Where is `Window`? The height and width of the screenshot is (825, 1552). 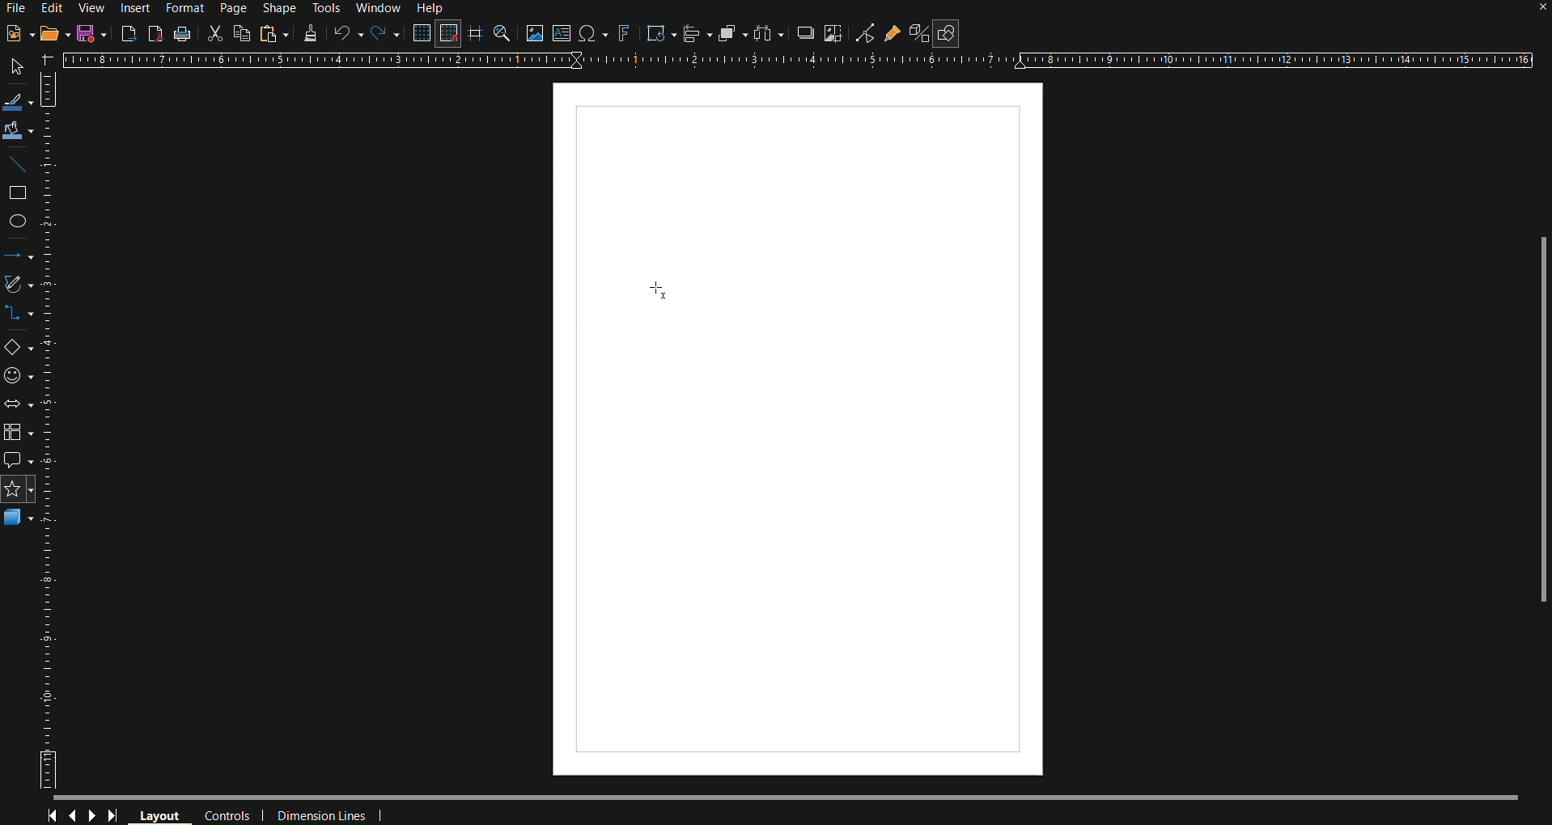
Window is located at coordinates (380, 7).